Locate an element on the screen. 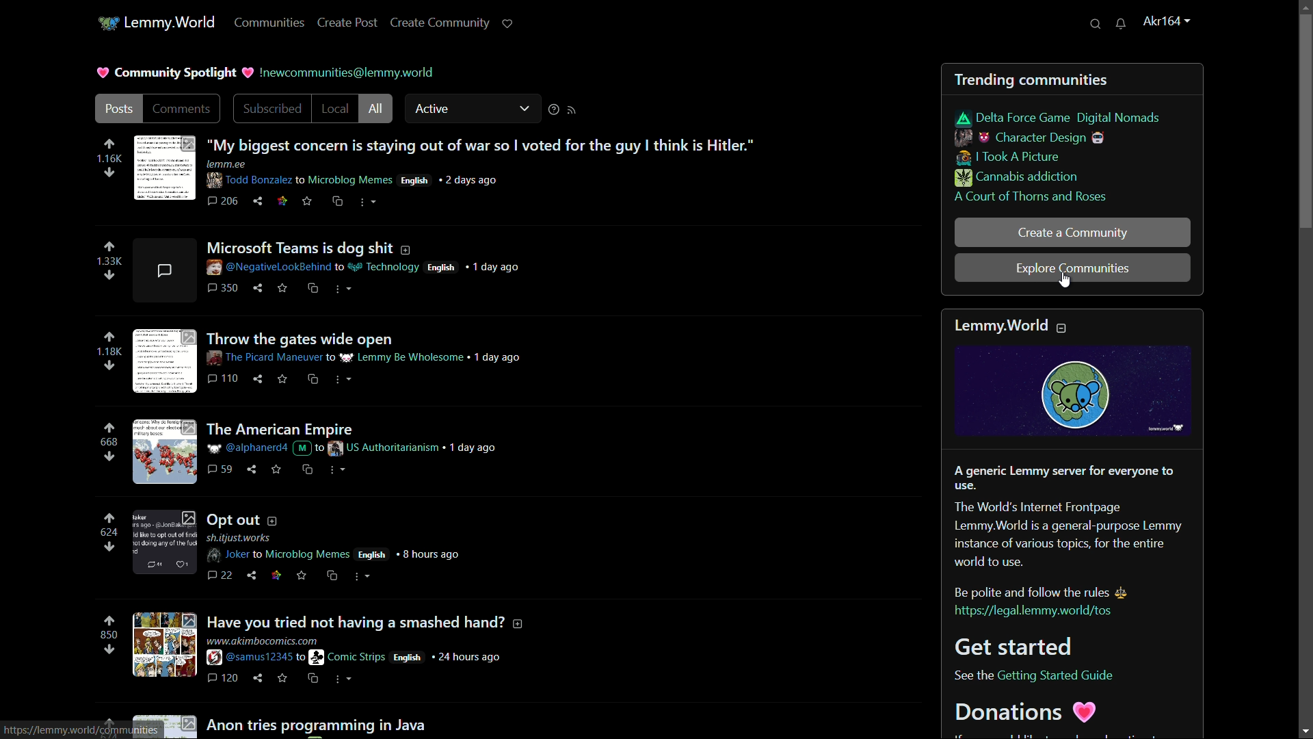 This screenshot has width=1313, height=739. post details is located at coordinates (375, 358).